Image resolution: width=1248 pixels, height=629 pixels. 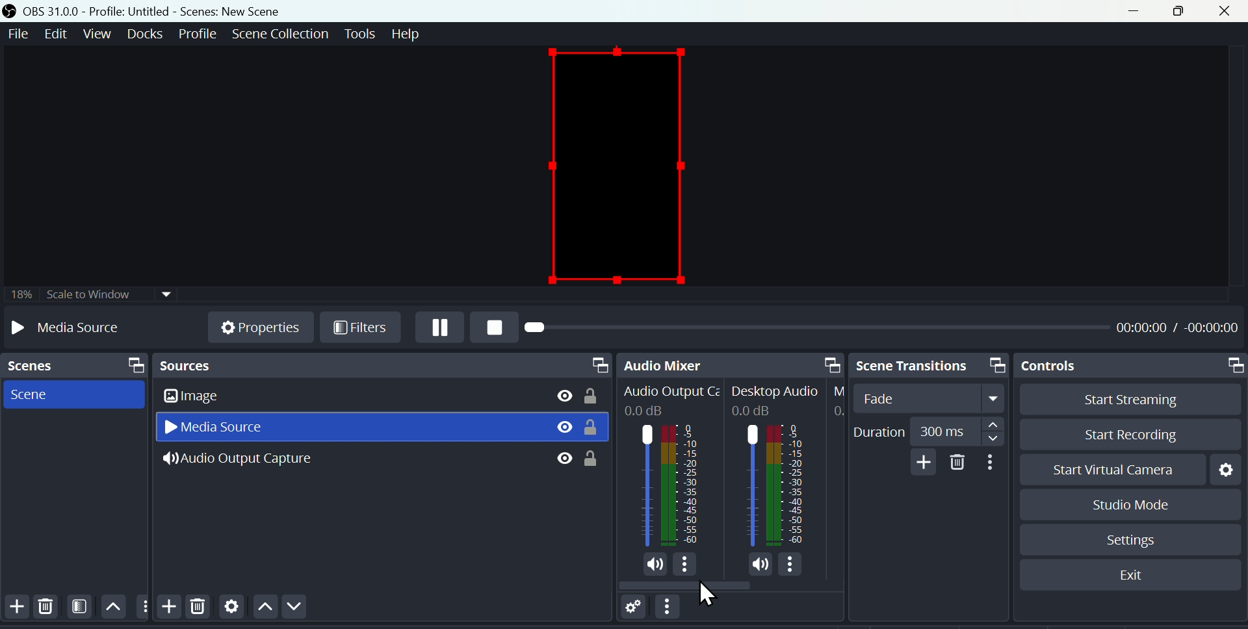 I want to click on Sound, so click(x=655, y=564).